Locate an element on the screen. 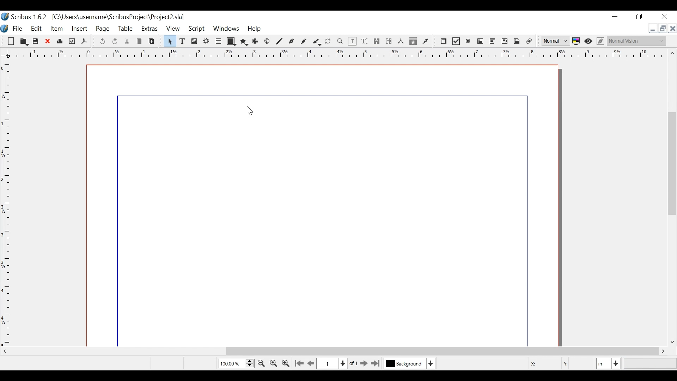 This screenshot has height=381, width=677. Text Frame is located at coordinates (183, 42).